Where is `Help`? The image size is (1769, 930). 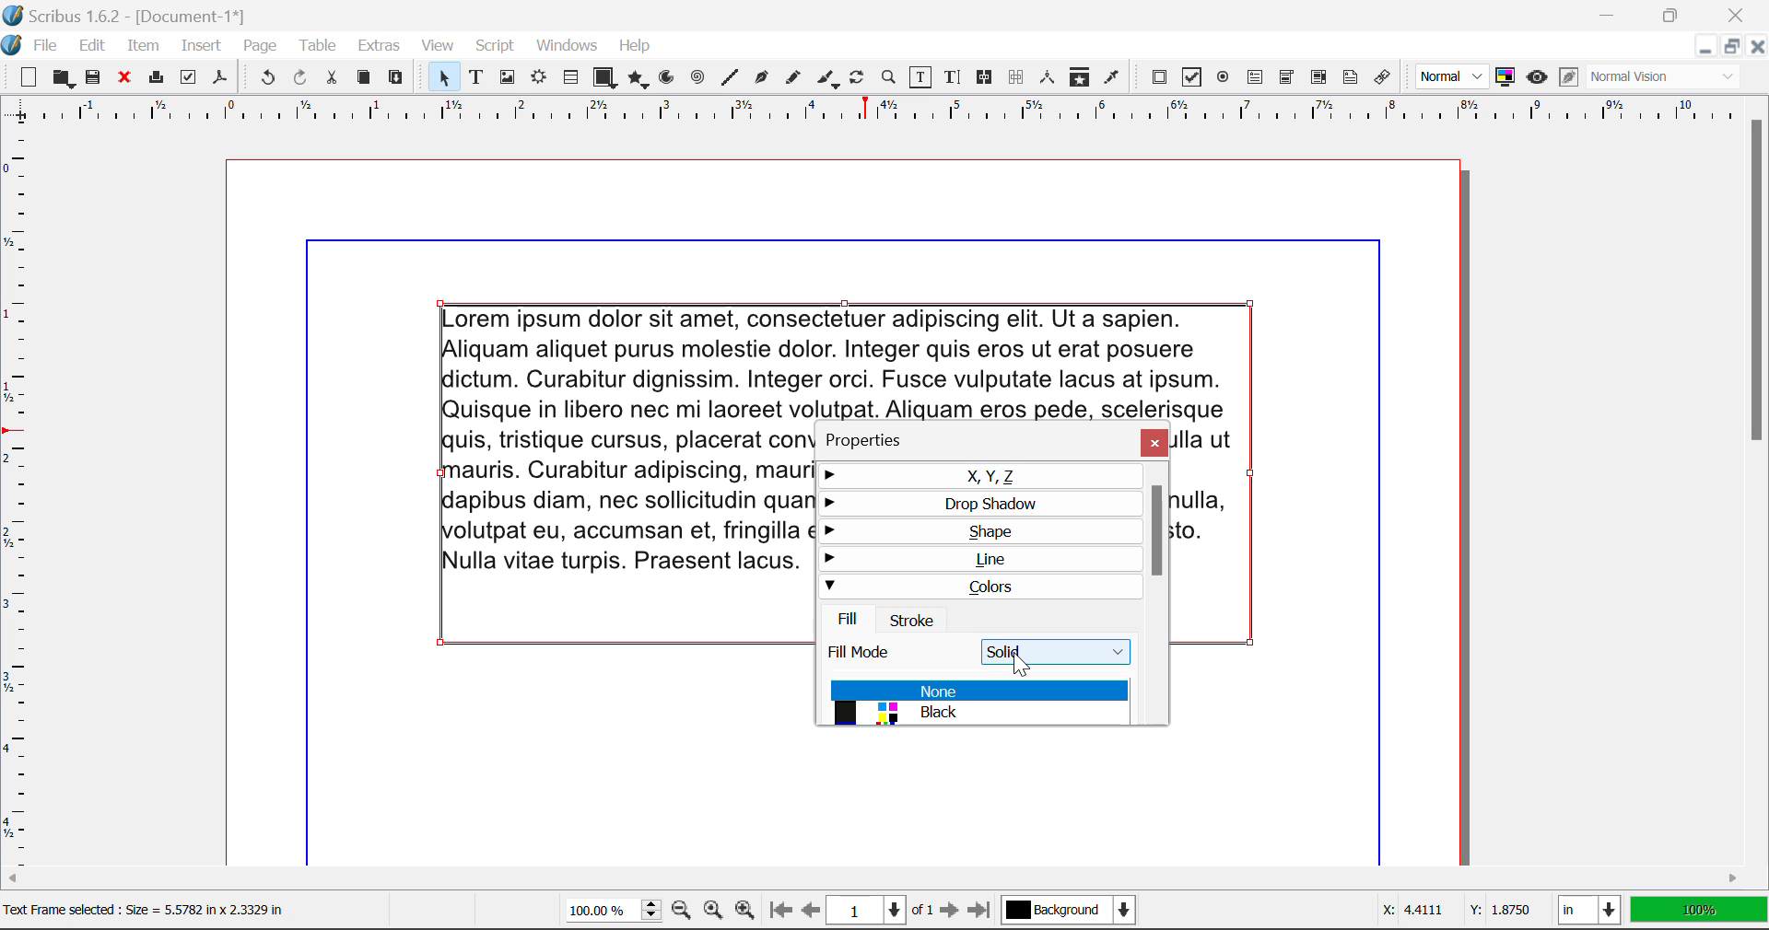 Help is located at coordinates (635, 46).